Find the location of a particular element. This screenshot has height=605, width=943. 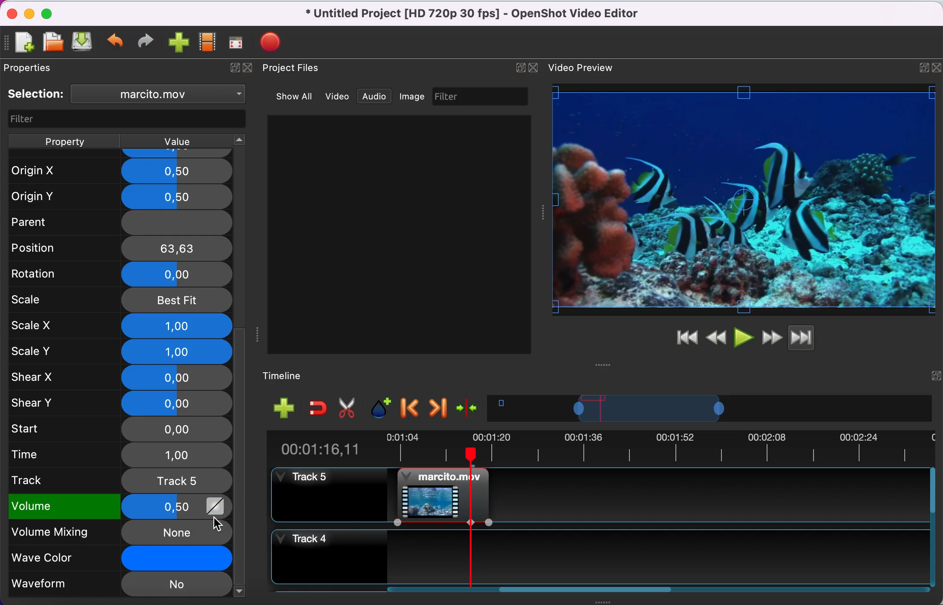

volume 0,5 is located at coordinates (105, 507).